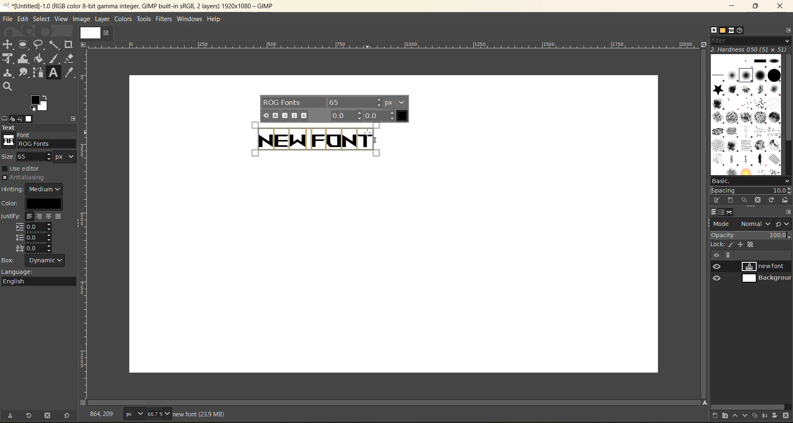 The image size is (793, 423). I want to click on view, so click(60, 19).